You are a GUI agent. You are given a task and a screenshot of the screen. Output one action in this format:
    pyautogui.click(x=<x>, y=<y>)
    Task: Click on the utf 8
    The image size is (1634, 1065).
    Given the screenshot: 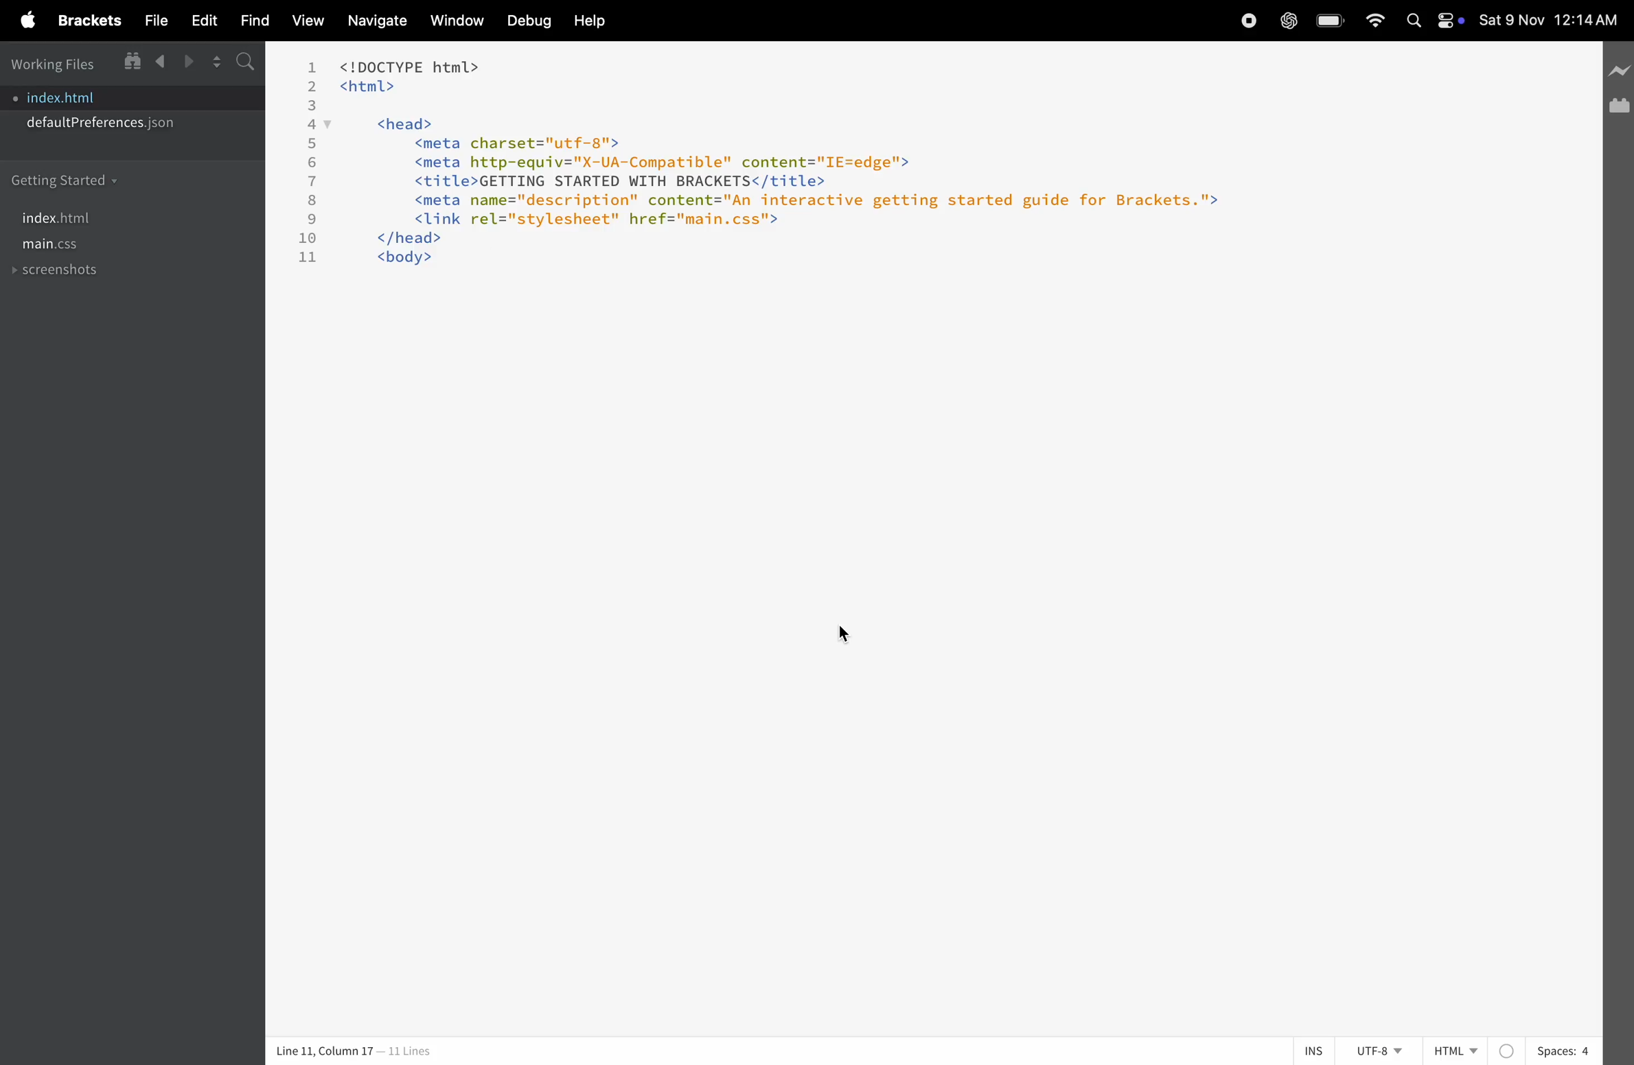 What is the action you would take?
    pyautogui.click(x=1381, y=1051)
    